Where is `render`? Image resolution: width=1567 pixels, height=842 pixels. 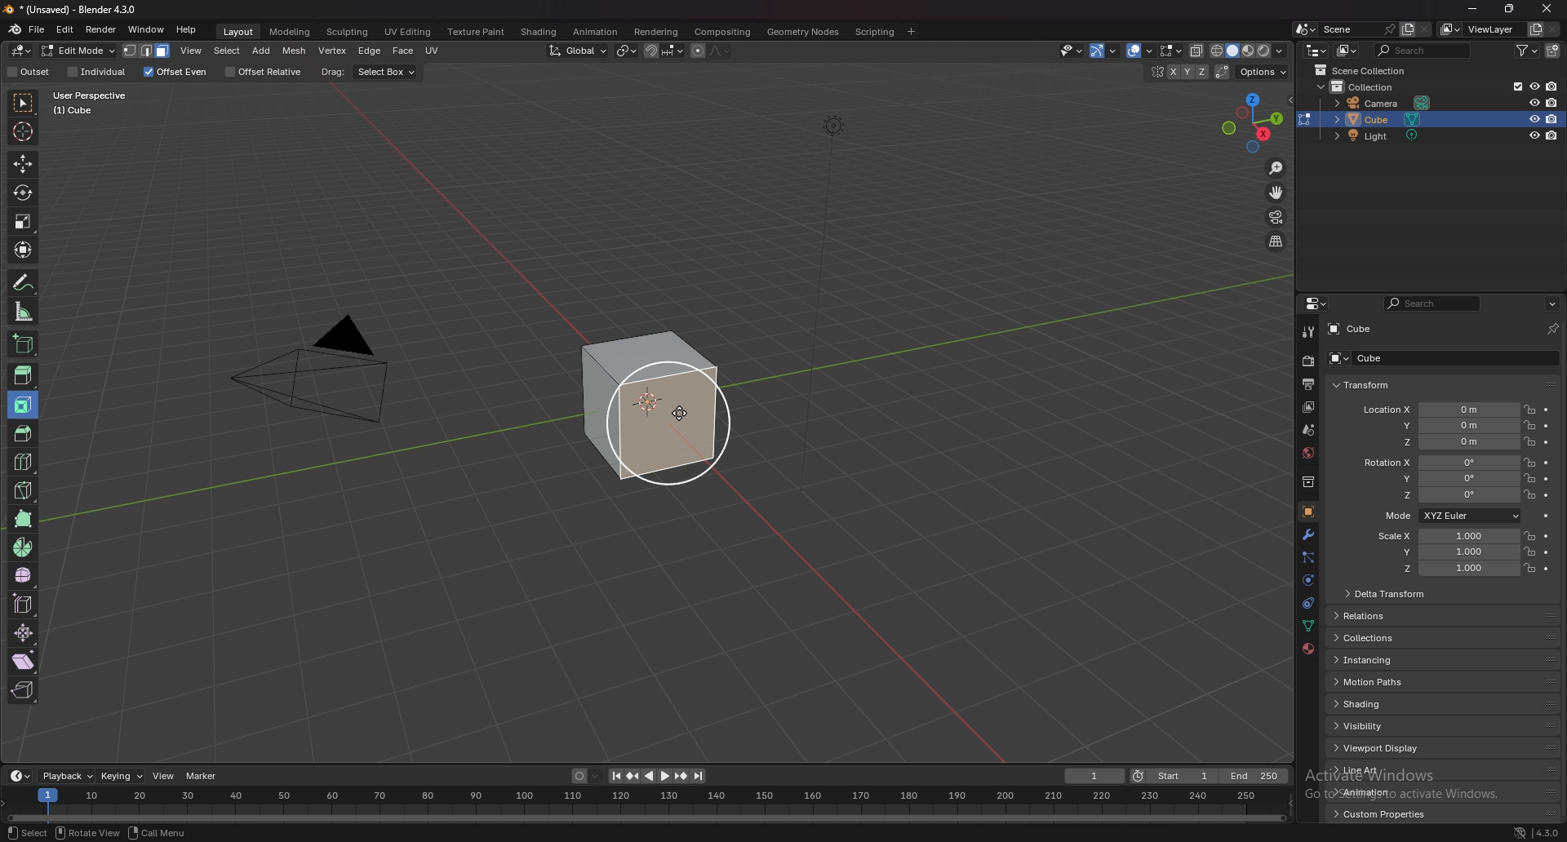
render is located at coordinates (1307, 361).